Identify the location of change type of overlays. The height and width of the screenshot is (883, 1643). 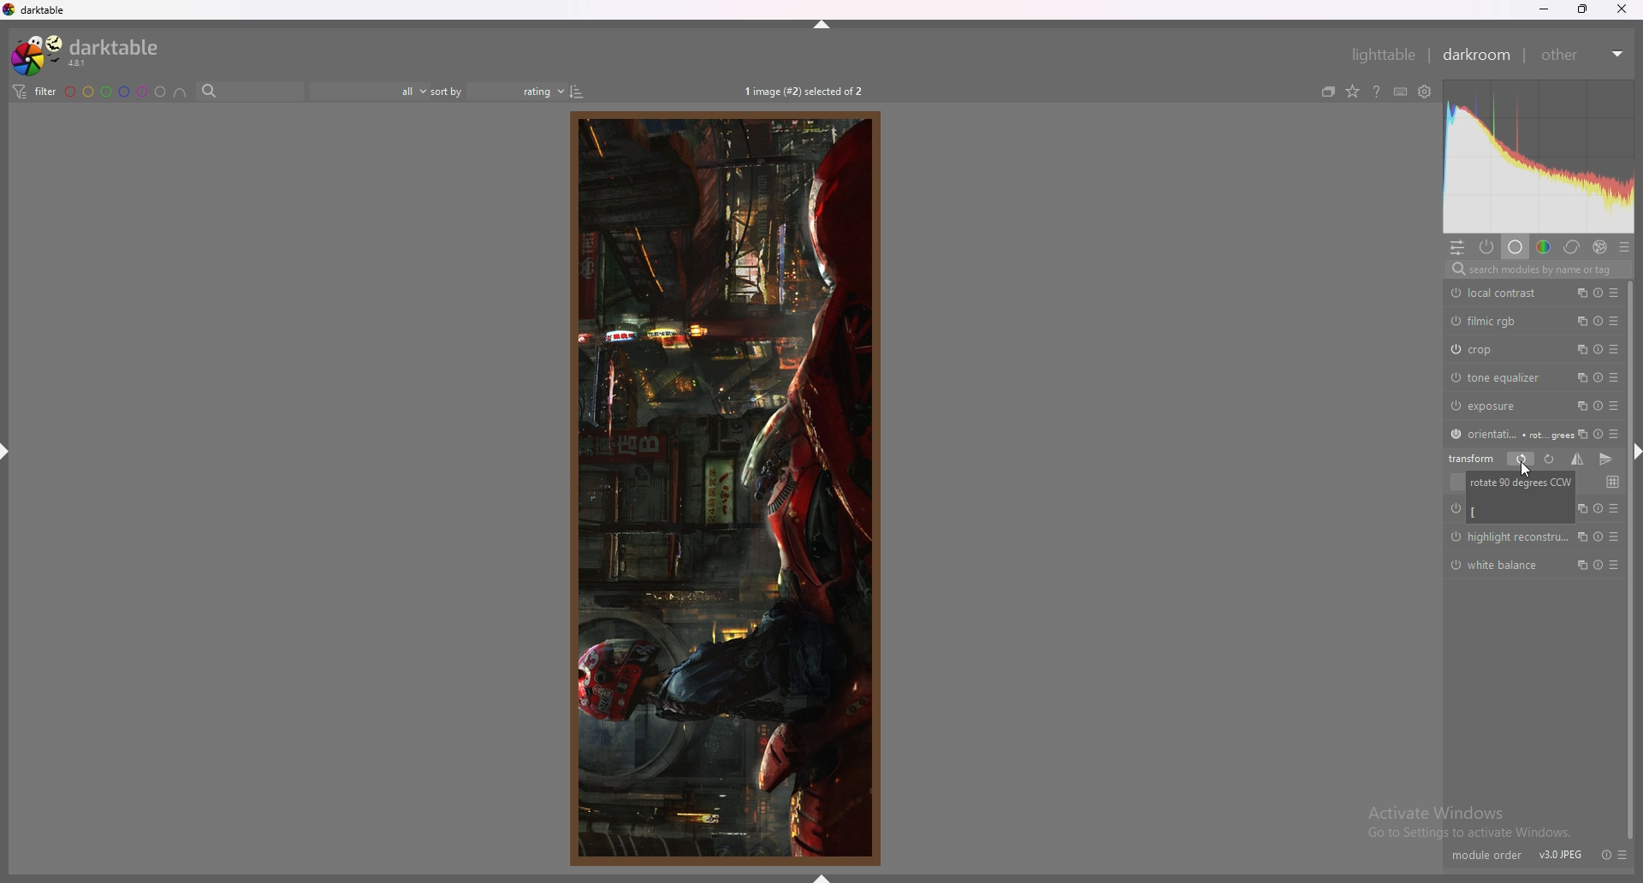
(1354, 91).